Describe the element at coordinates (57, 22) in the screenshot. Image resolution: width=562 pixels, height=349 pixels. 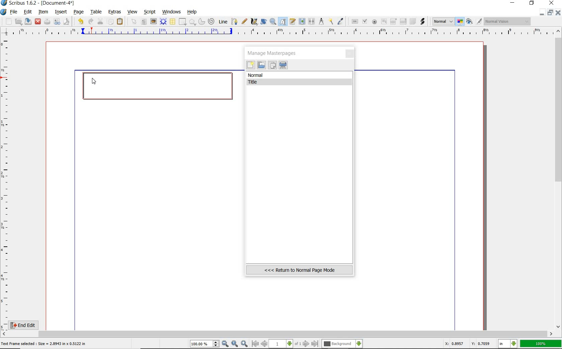
I see `preflight verifier` at that location.